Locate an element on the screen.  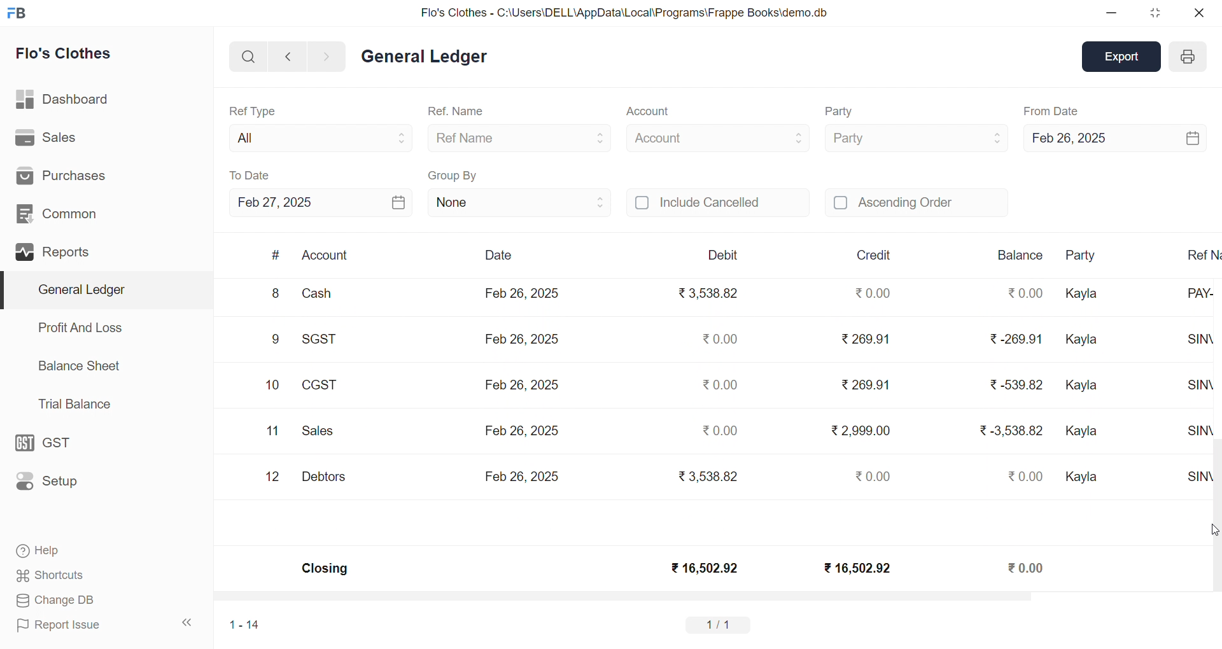
Cash is located at coordinates (325, 296).